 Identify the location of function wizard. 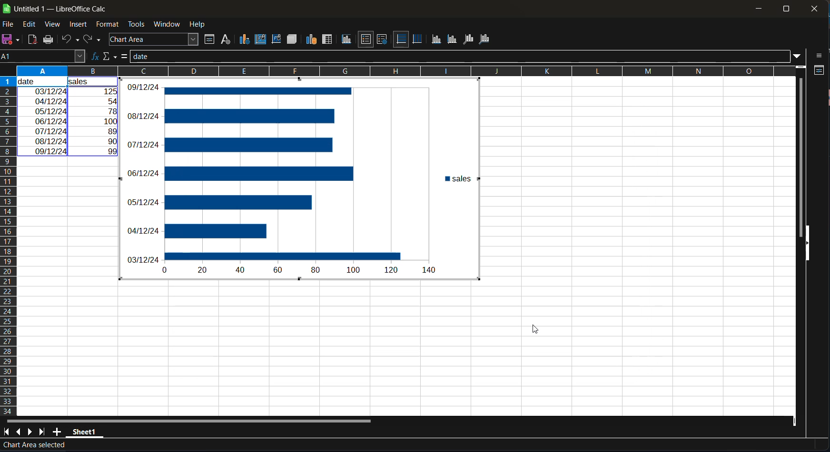
(93, 57).